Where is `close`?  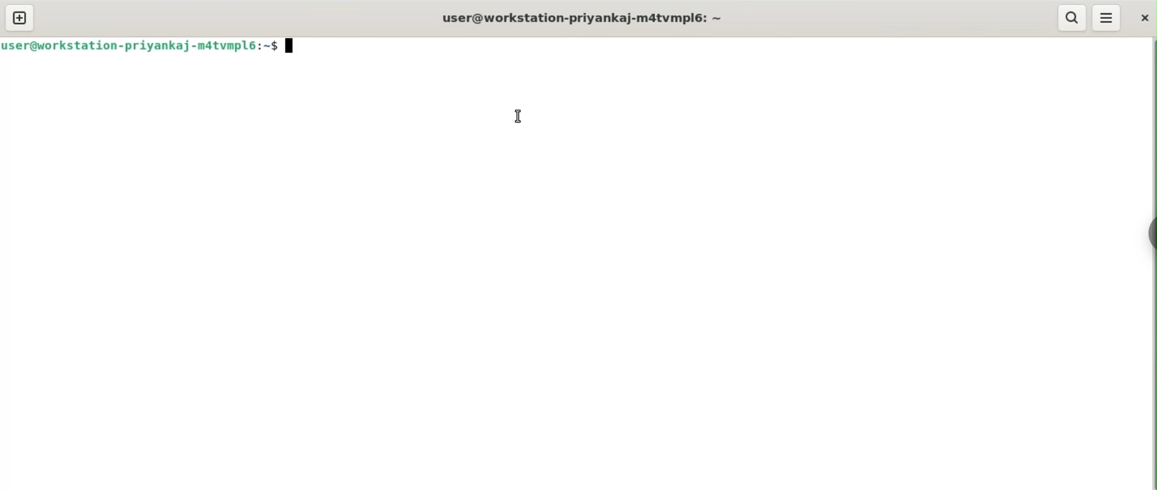 close is located at coordinates (1142, 18).